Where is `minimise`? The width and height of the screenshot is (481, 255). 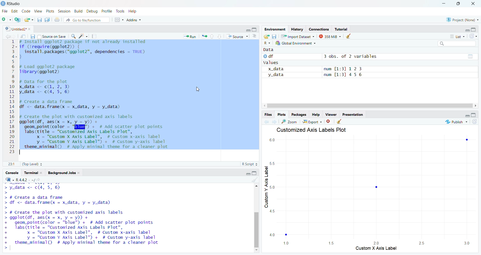 minimise is located at coordinates (467, 116).